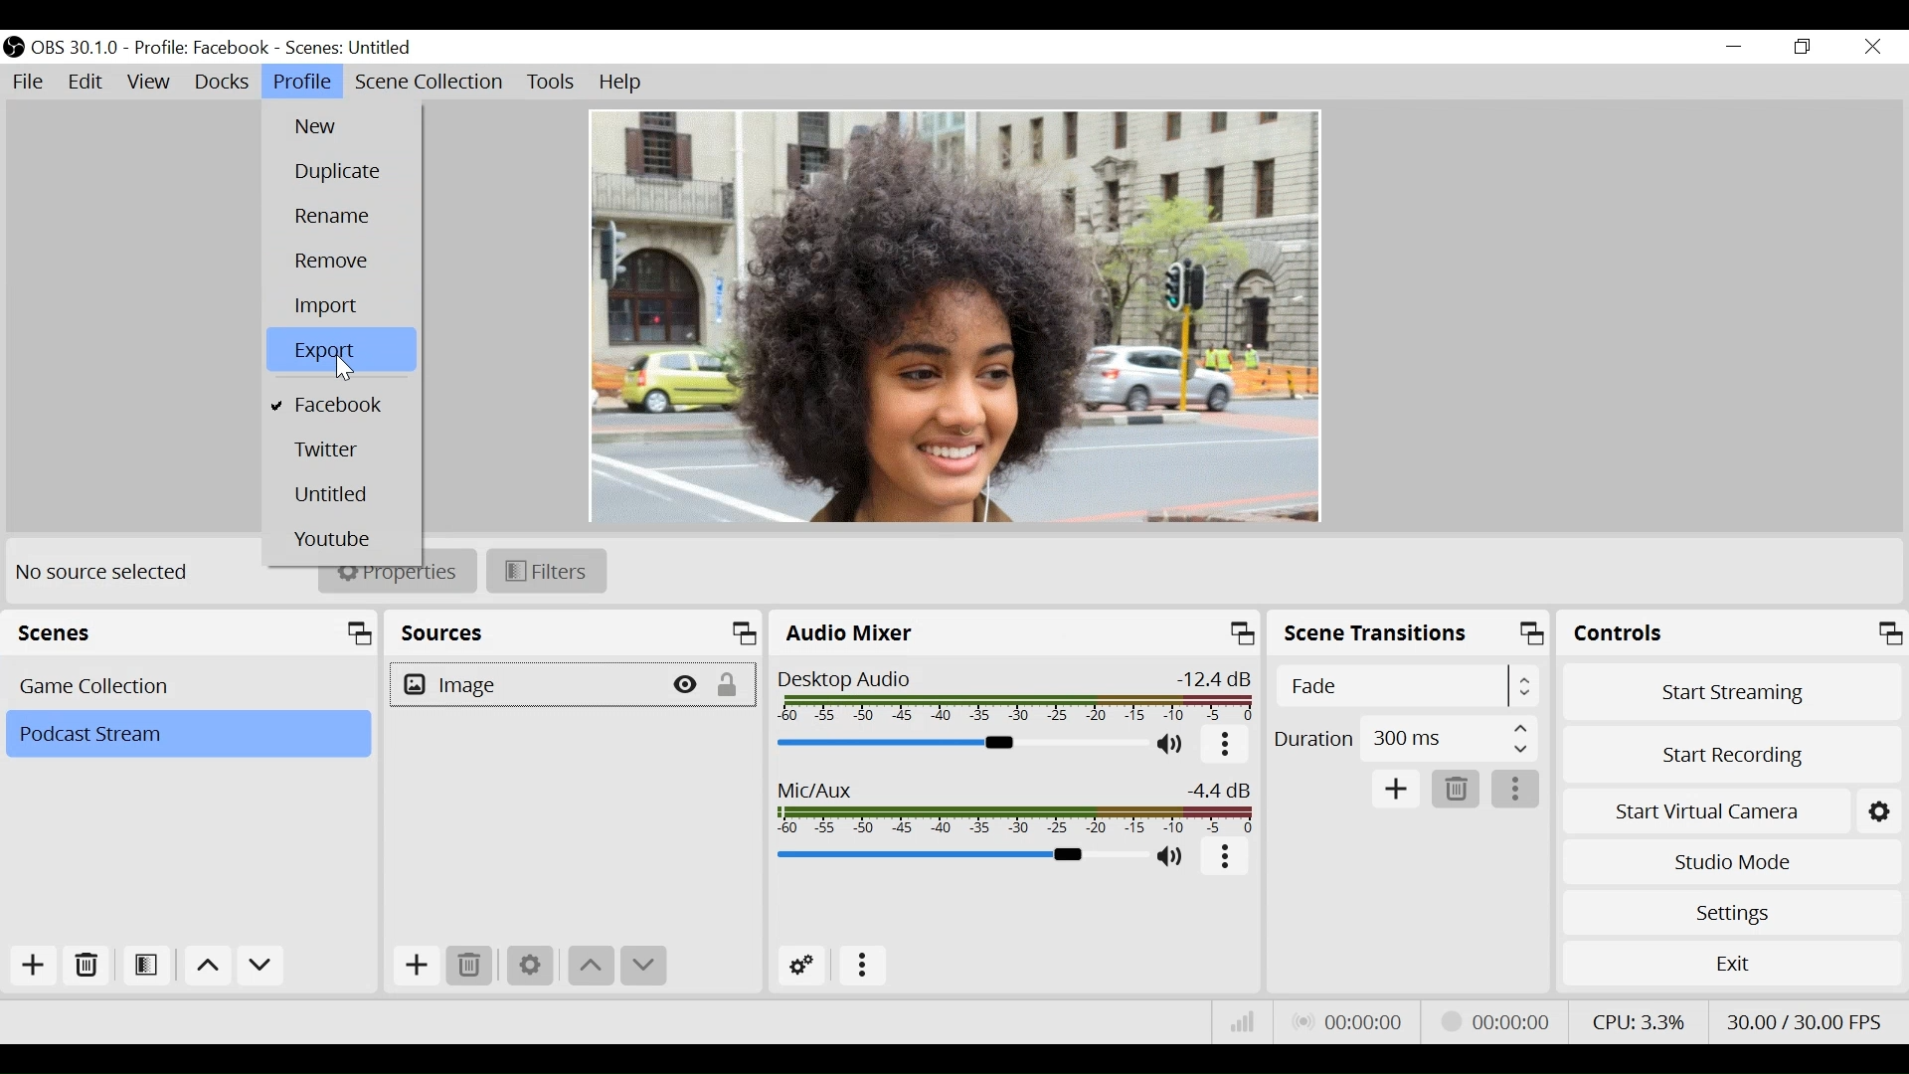 This screenshot has width=1909, height=1074. Describe the element at coordinates (1458, 790) in the screenshot. I see `Remove` at that location.